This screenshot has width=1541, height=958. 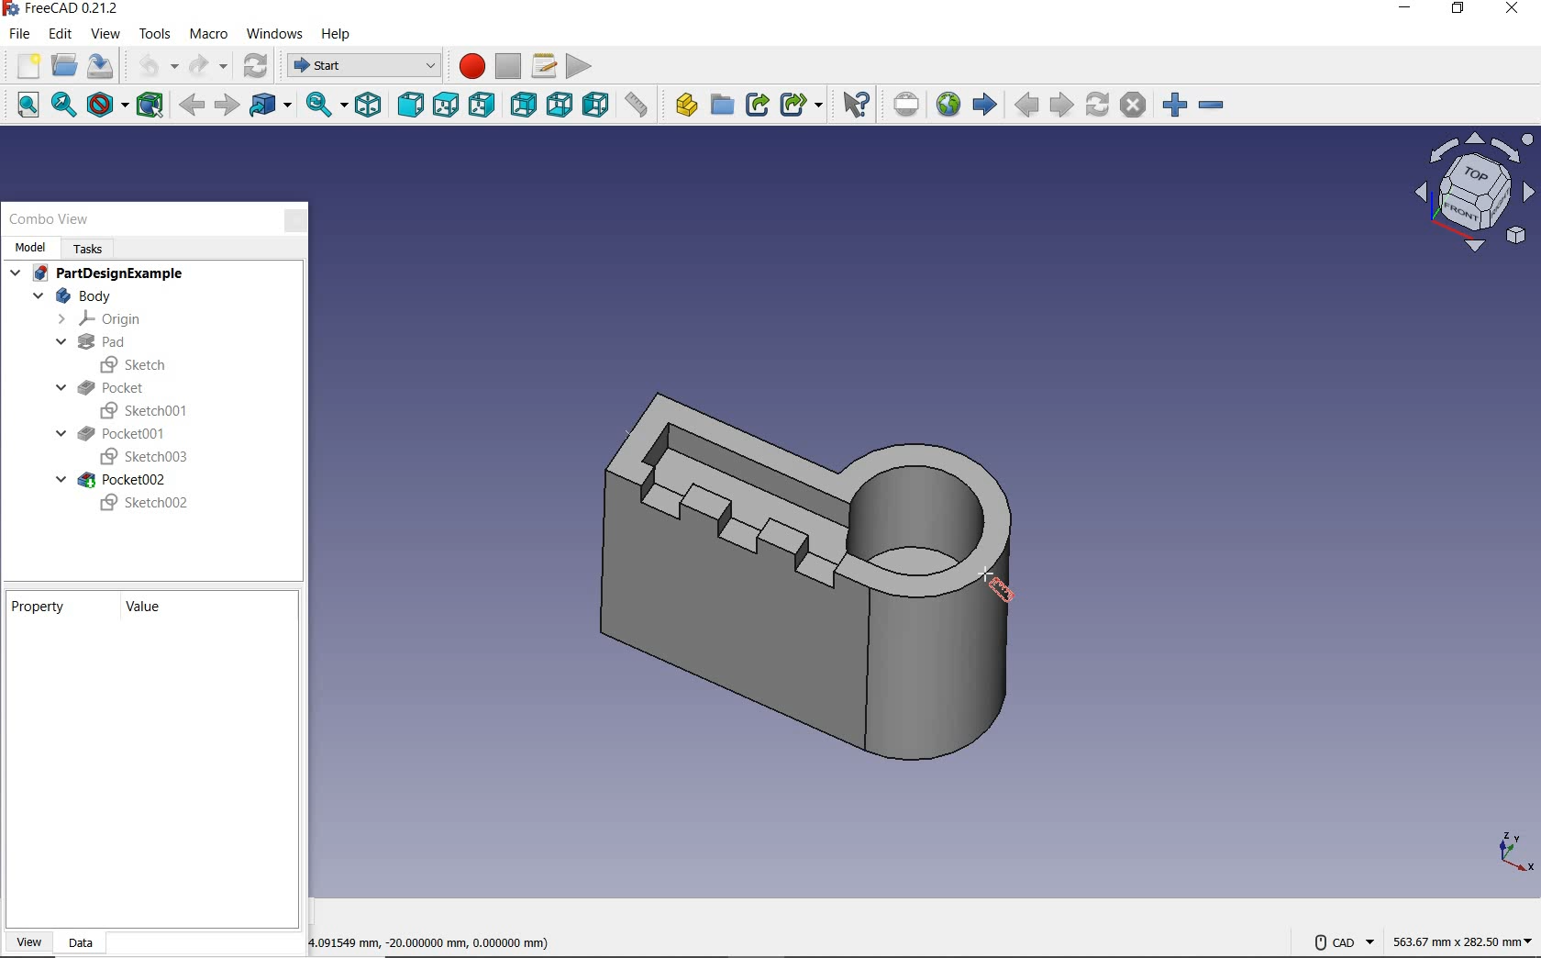 What do you see at coordinates (636, 107) in the screenshot?
I see `ruler` at bounding box center [636, 107].